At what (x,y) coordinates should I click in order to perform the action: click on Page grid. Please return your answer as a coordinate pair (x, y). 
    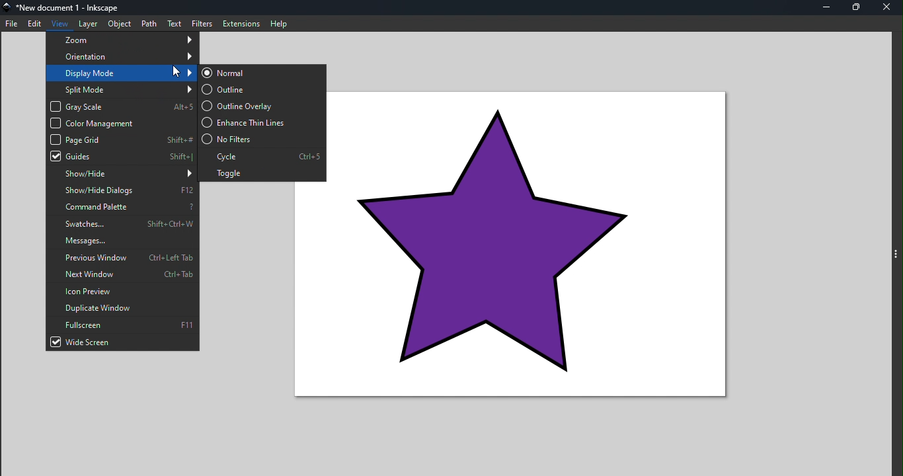
    Looking at the image, I should click on (121, 139).